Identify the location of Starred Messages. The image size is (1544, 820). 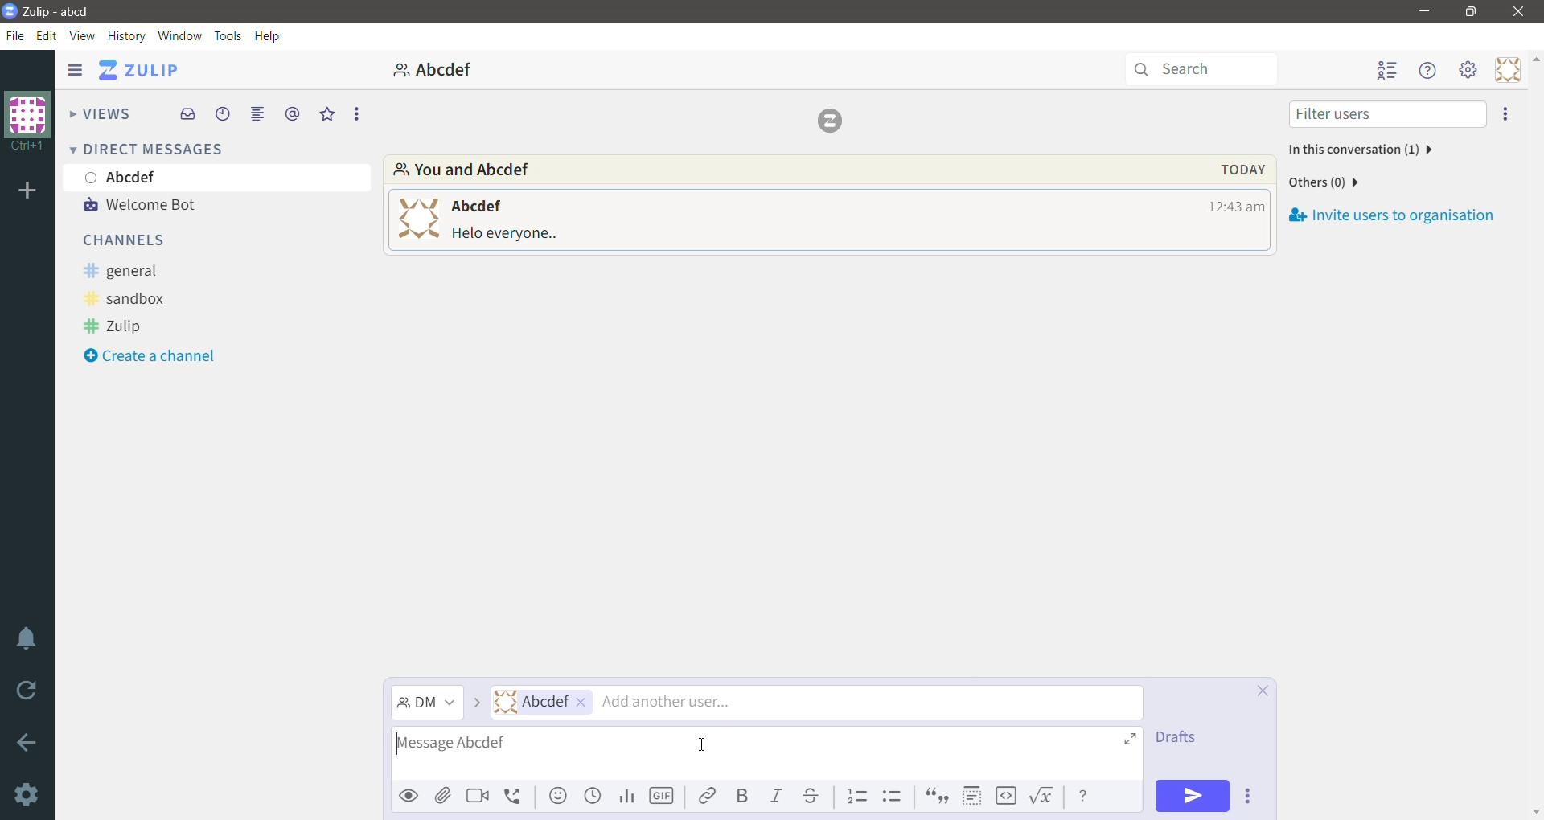
(324, 114).